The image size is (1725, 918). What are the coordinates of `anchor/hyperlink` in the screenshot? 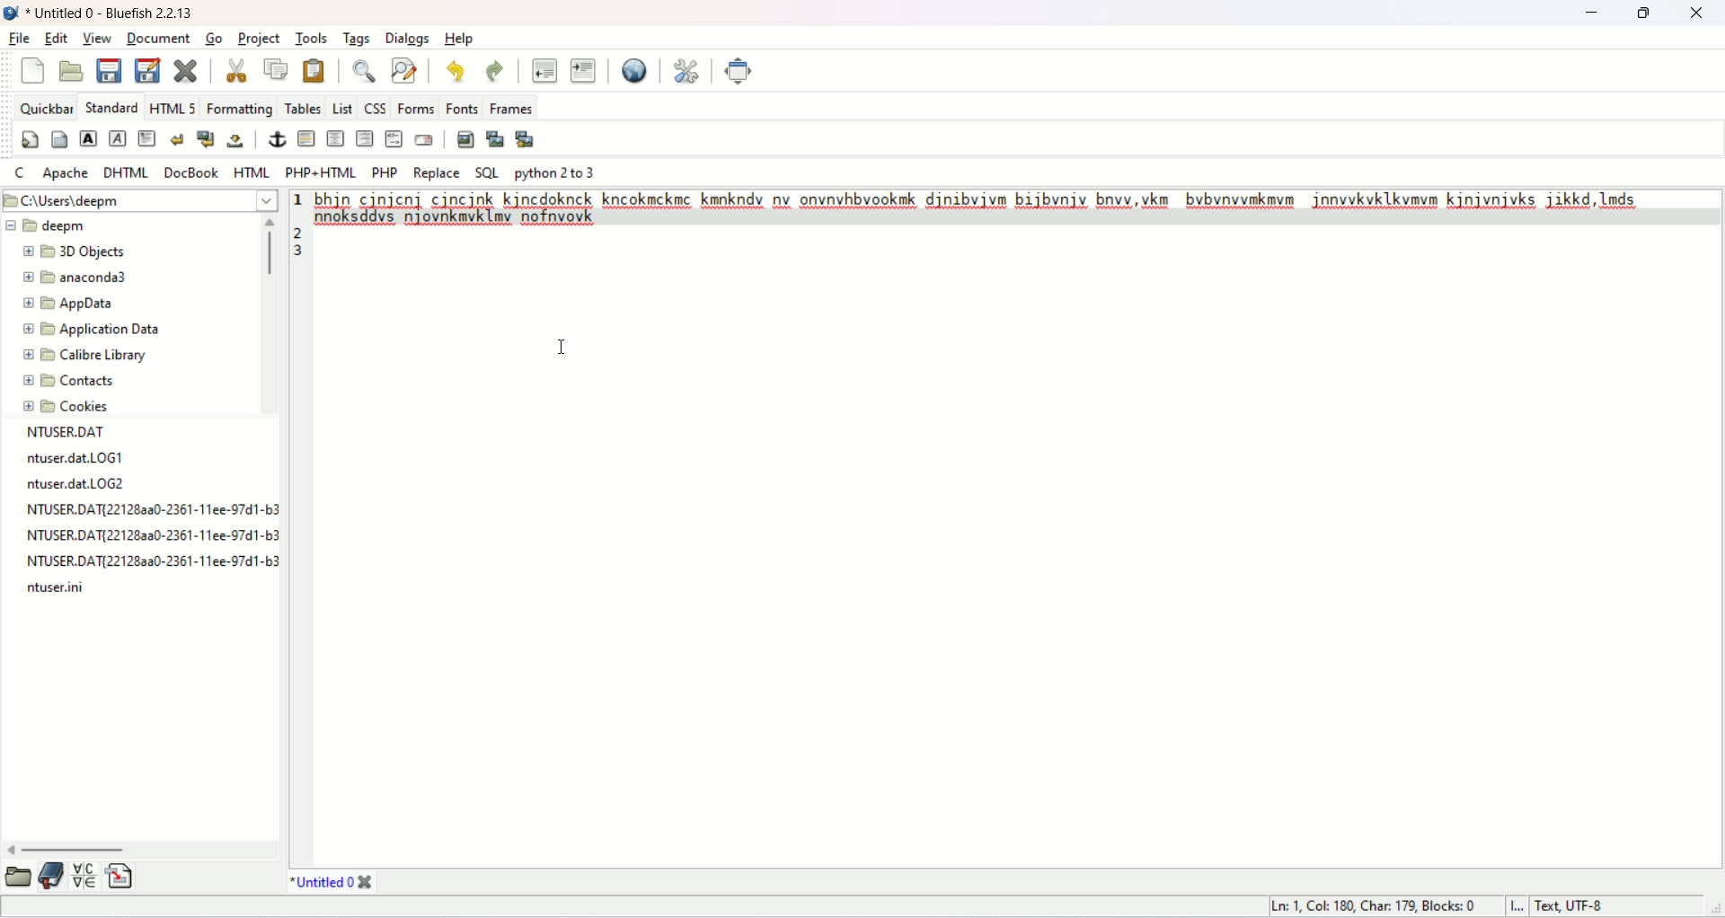 It's located at (276, 138).